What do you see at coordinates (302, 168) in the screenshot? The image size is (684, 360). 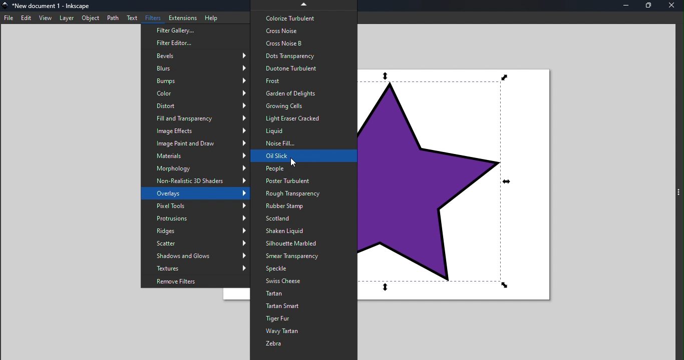 I see `People ` at bounding box center [302, 168].